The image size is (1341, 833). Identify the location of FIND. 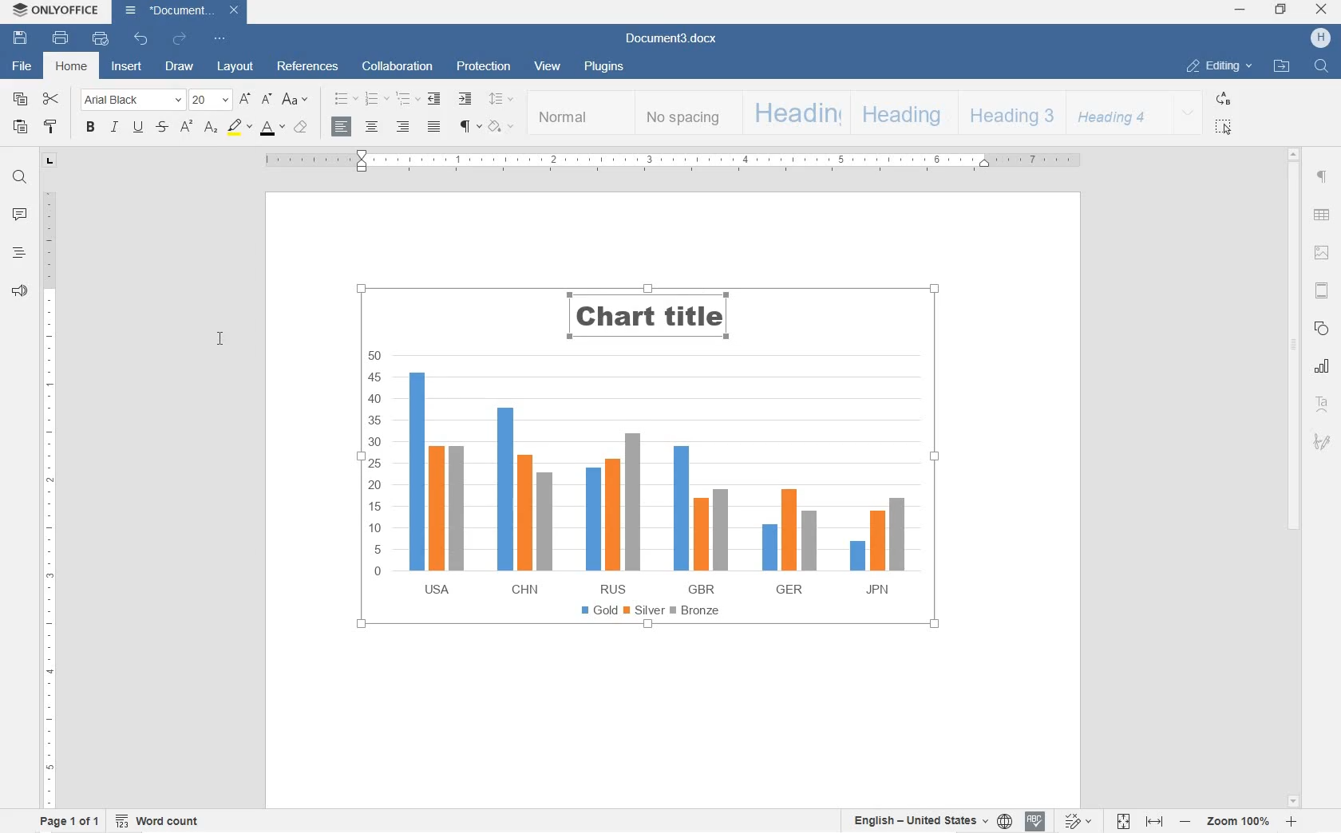
(1321, 65).